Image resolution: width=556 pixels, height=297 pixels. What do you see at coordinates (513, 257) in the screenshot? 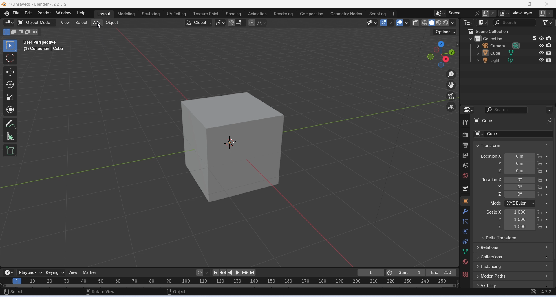
I see `Collections` at bounding box center [513, 257].